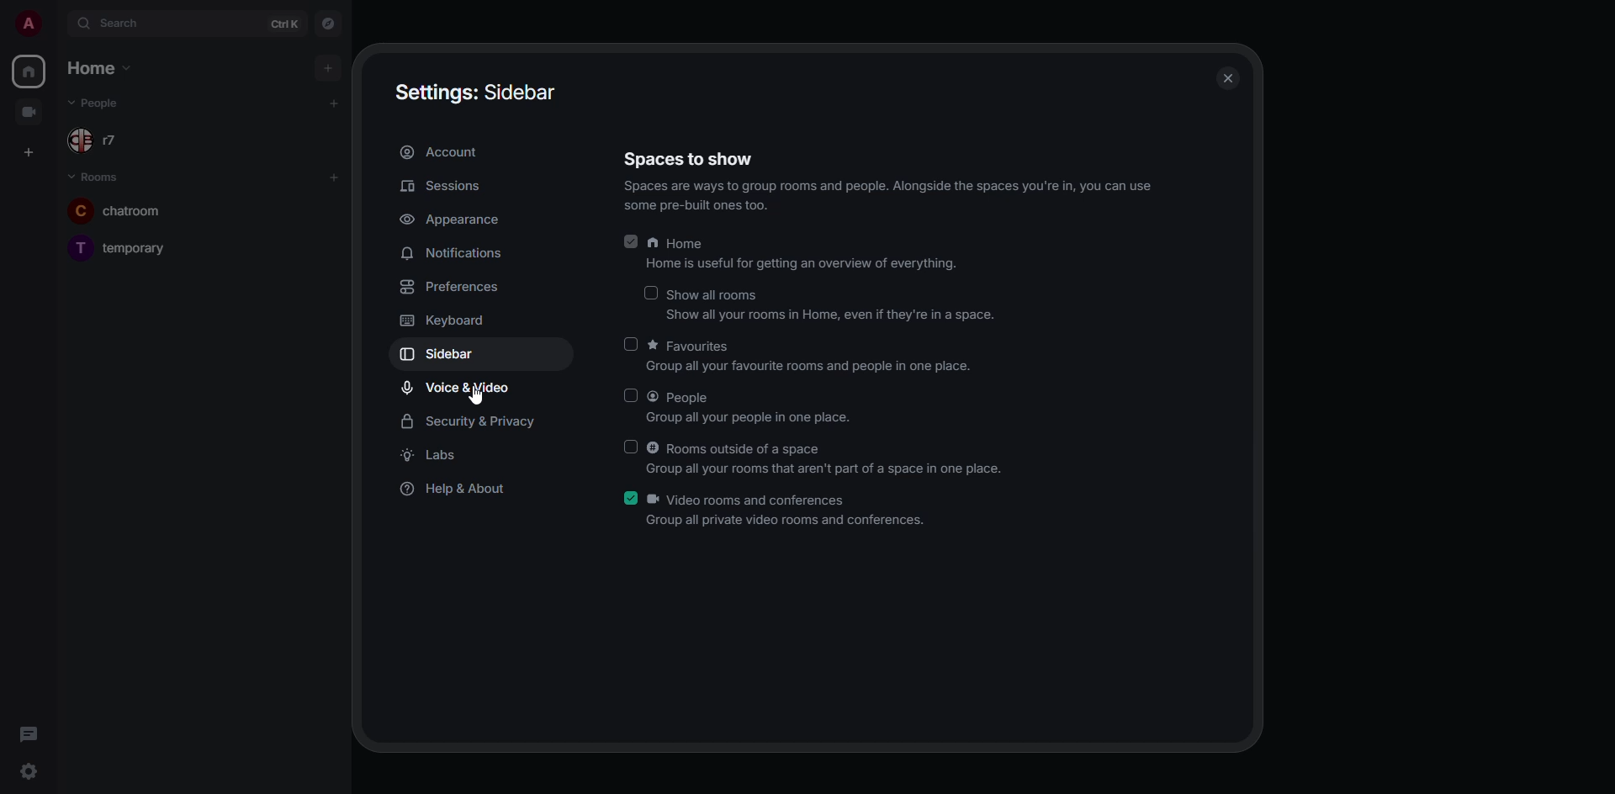  Describe the element at coordinates (326, 66) in the screenshot. I see `add` at that location.